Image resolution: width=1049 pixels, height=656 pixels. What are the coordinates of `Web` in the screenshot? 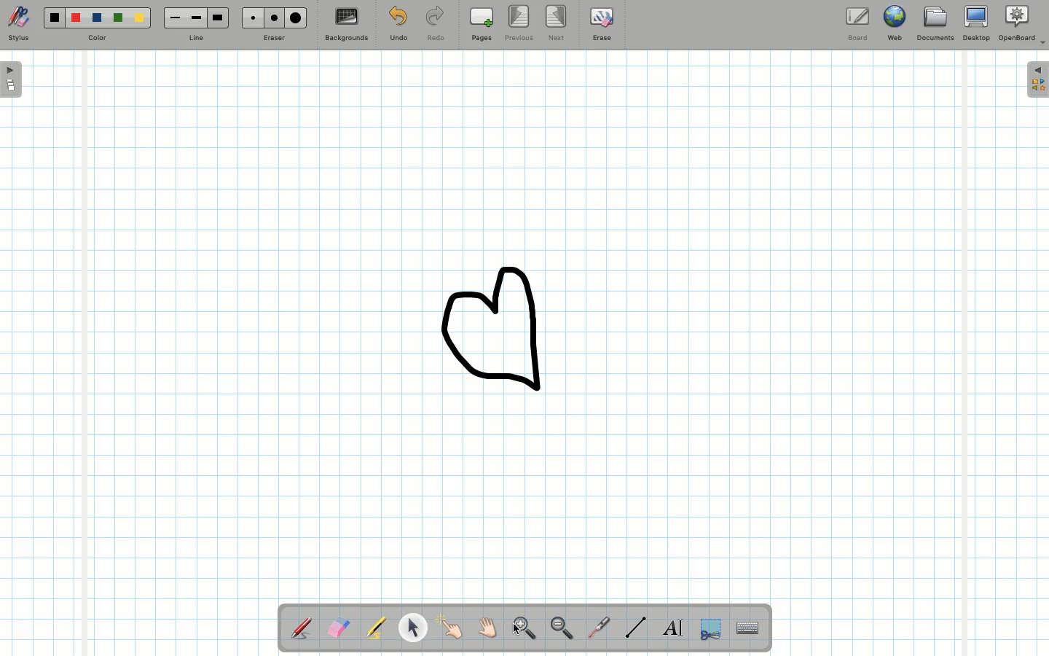 It's located at (897, 23).